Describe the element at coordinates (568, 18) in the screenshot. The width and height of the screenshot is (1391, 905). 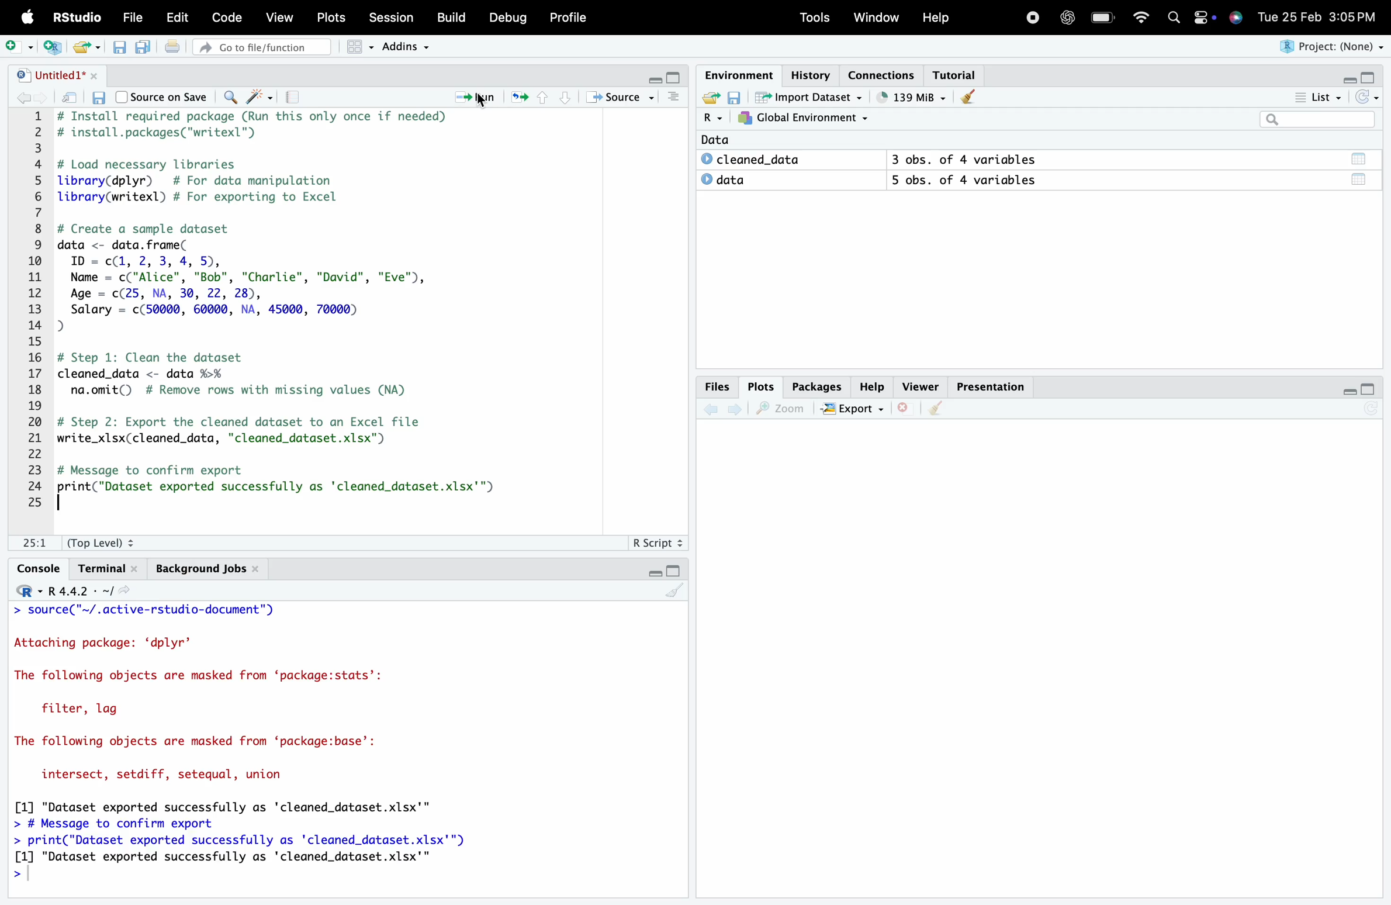
I see `Profile` at that location.